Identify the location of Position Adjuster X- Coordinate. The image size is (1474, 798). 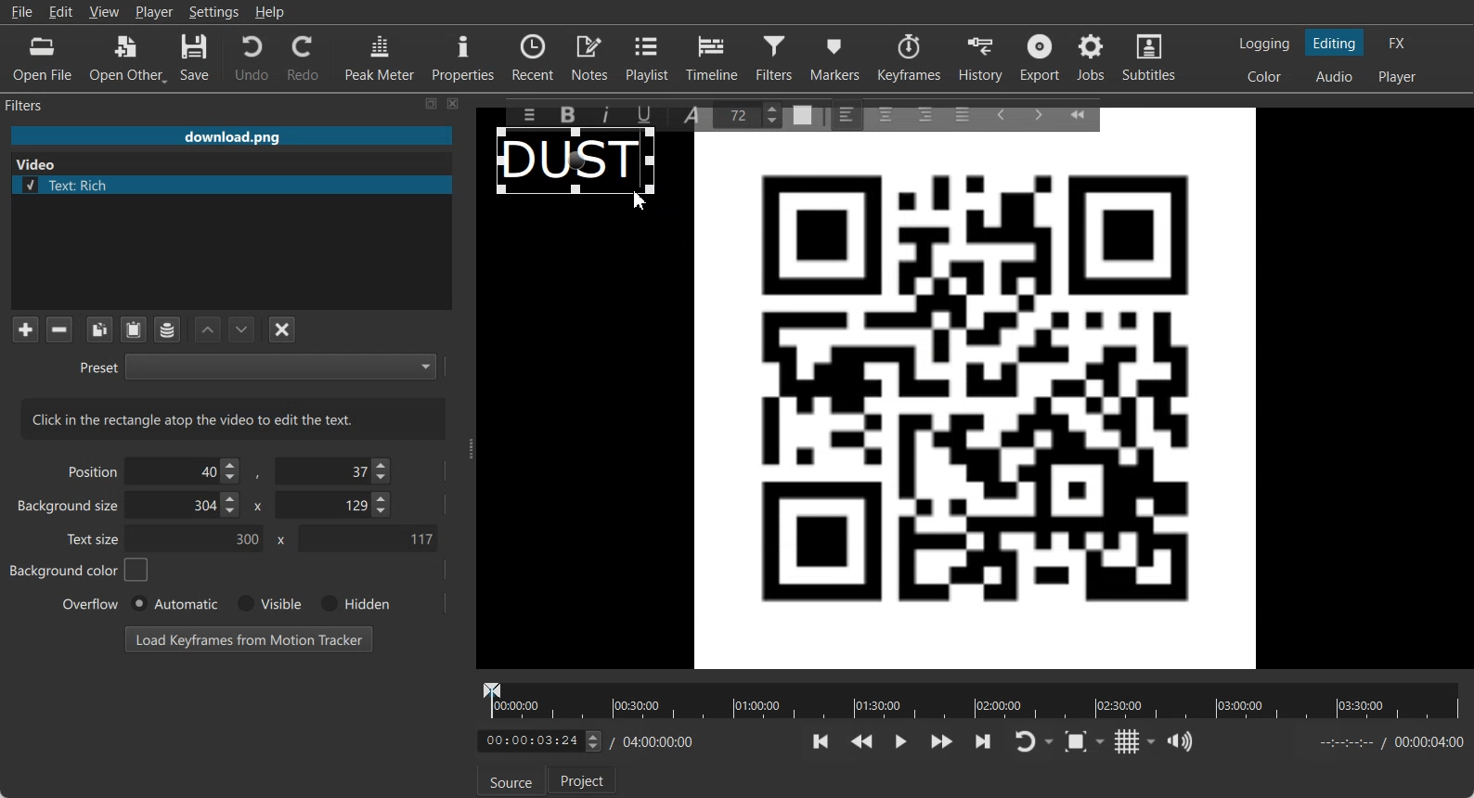
(187, 471).